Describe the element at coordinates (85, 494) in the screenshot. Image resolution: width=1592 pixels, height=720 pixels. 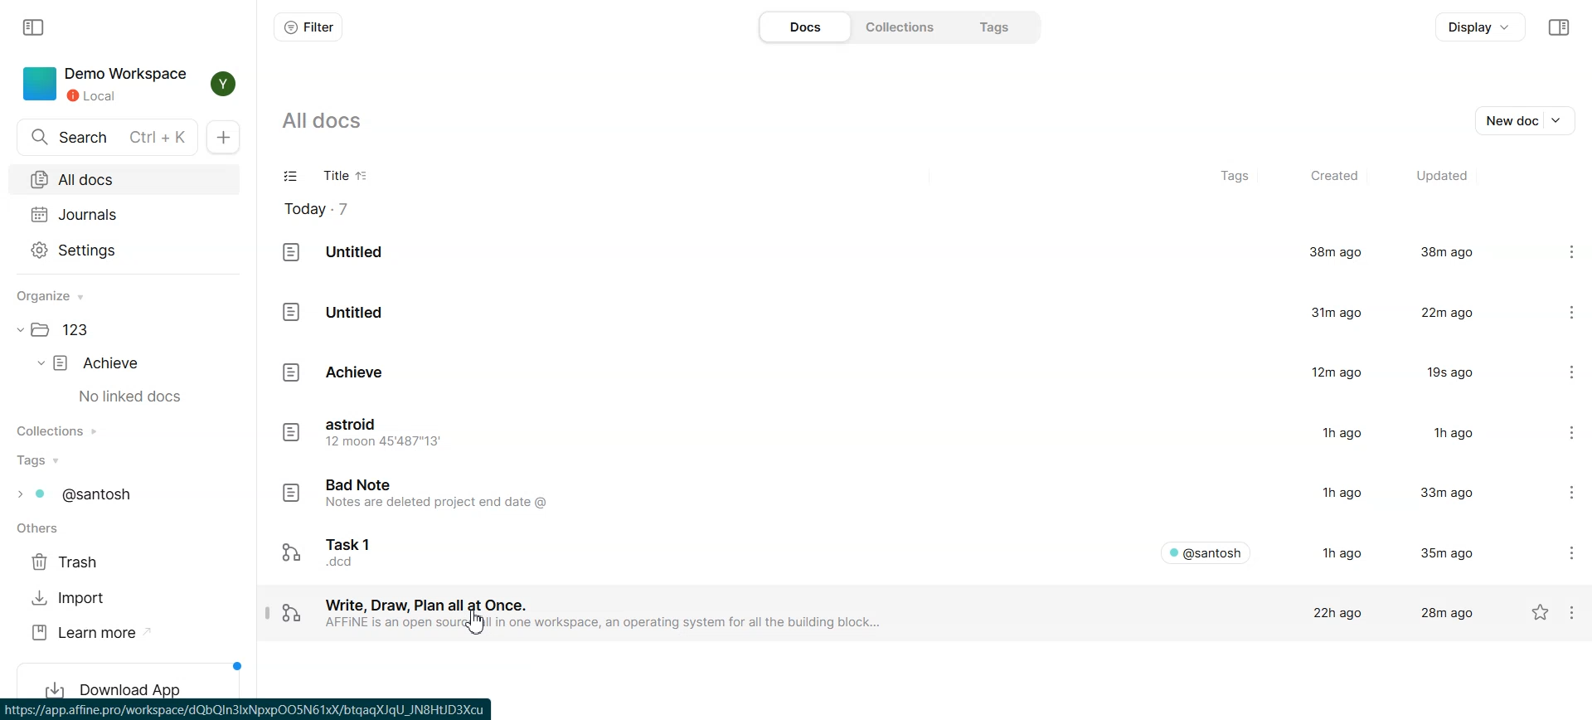
I see `Tags ` at that location.